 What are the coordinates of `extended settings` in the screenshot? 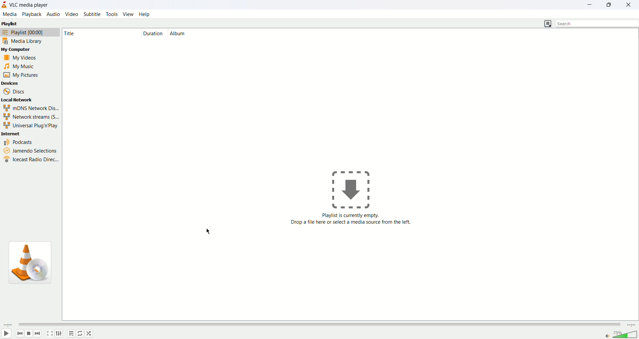 It's located at (59, 333).